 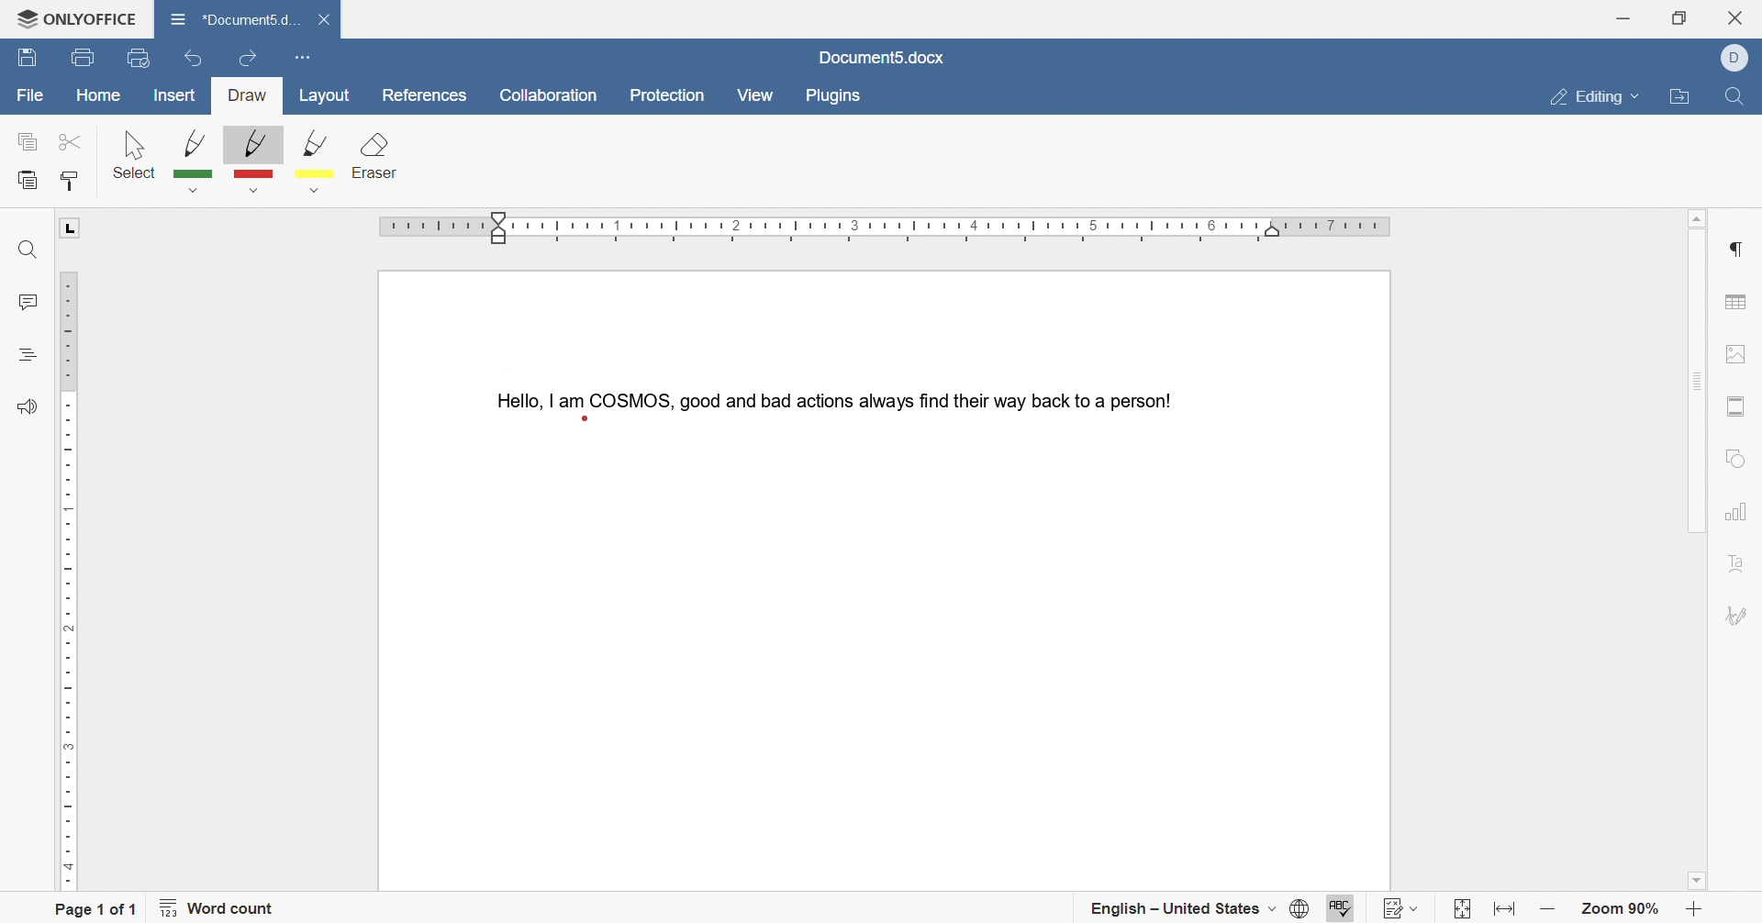 I want to click on undo, so click(x=187, y=61).